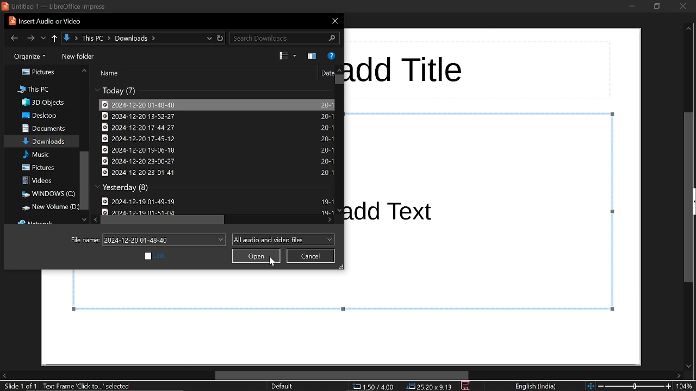 The image size is (696, 391). What do you see at coordinates (311, 256) in the screenshot?
I see `cancel` at bounding box center [311, 256].